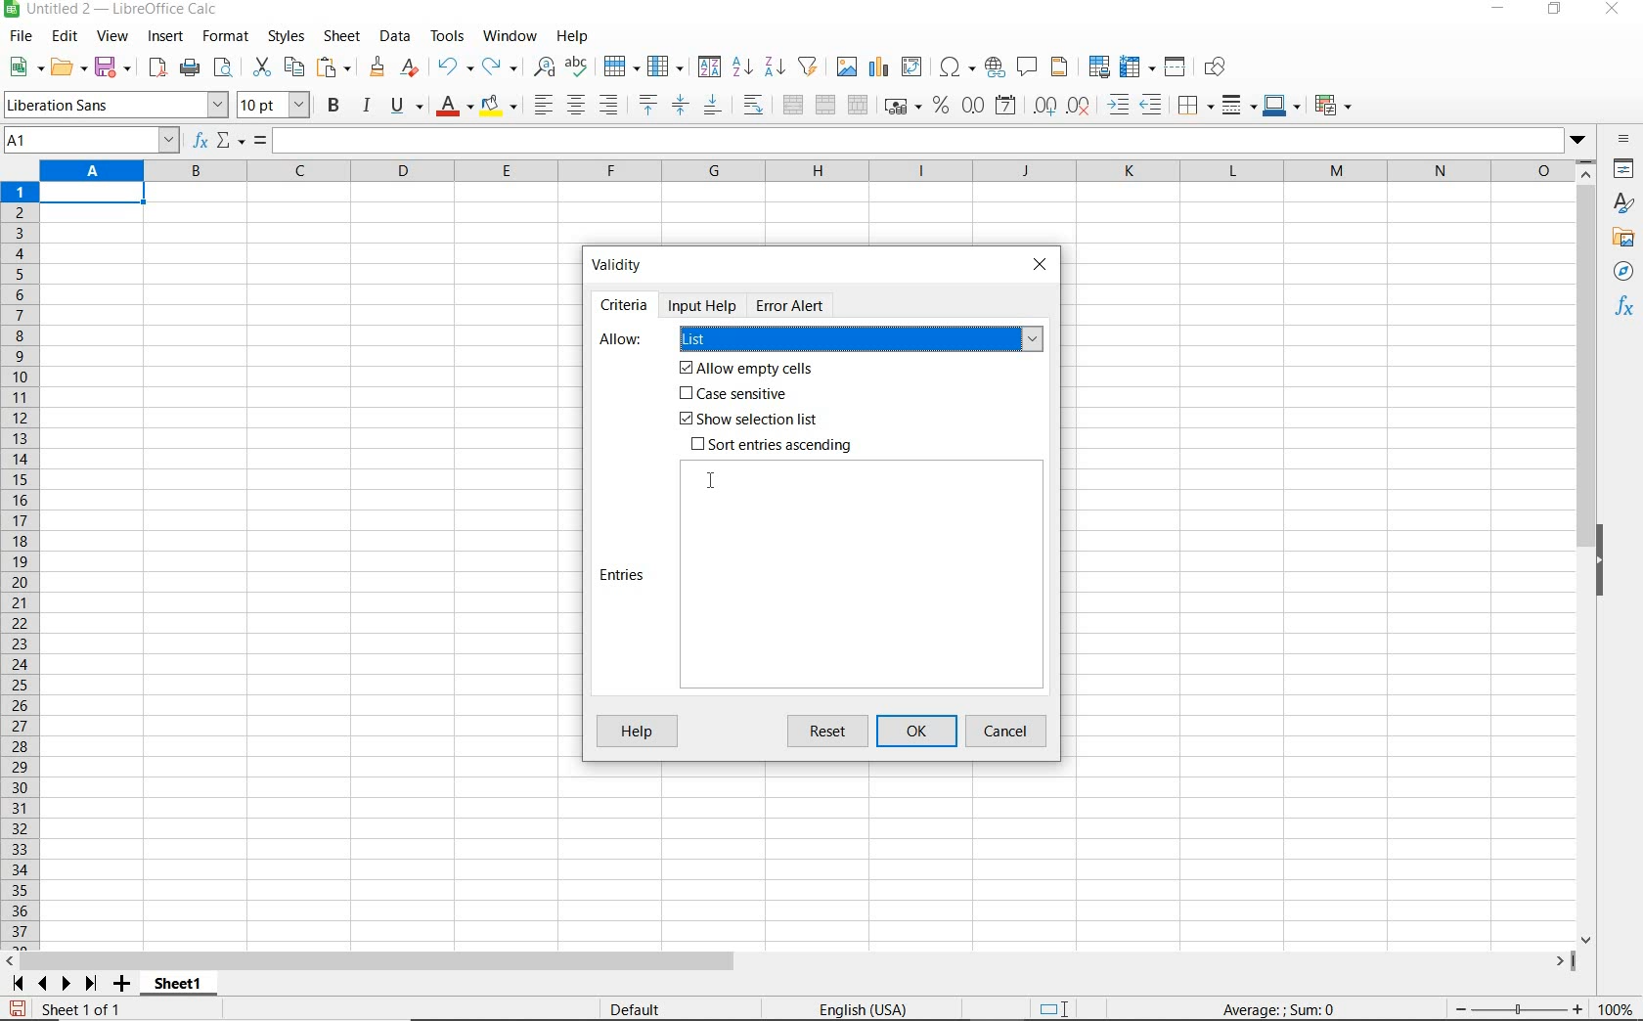 This screenshot has height=1021, width=1643. Describe the element at coordinates (711, 108) in the screenshot. I see `align bottom` at that location.